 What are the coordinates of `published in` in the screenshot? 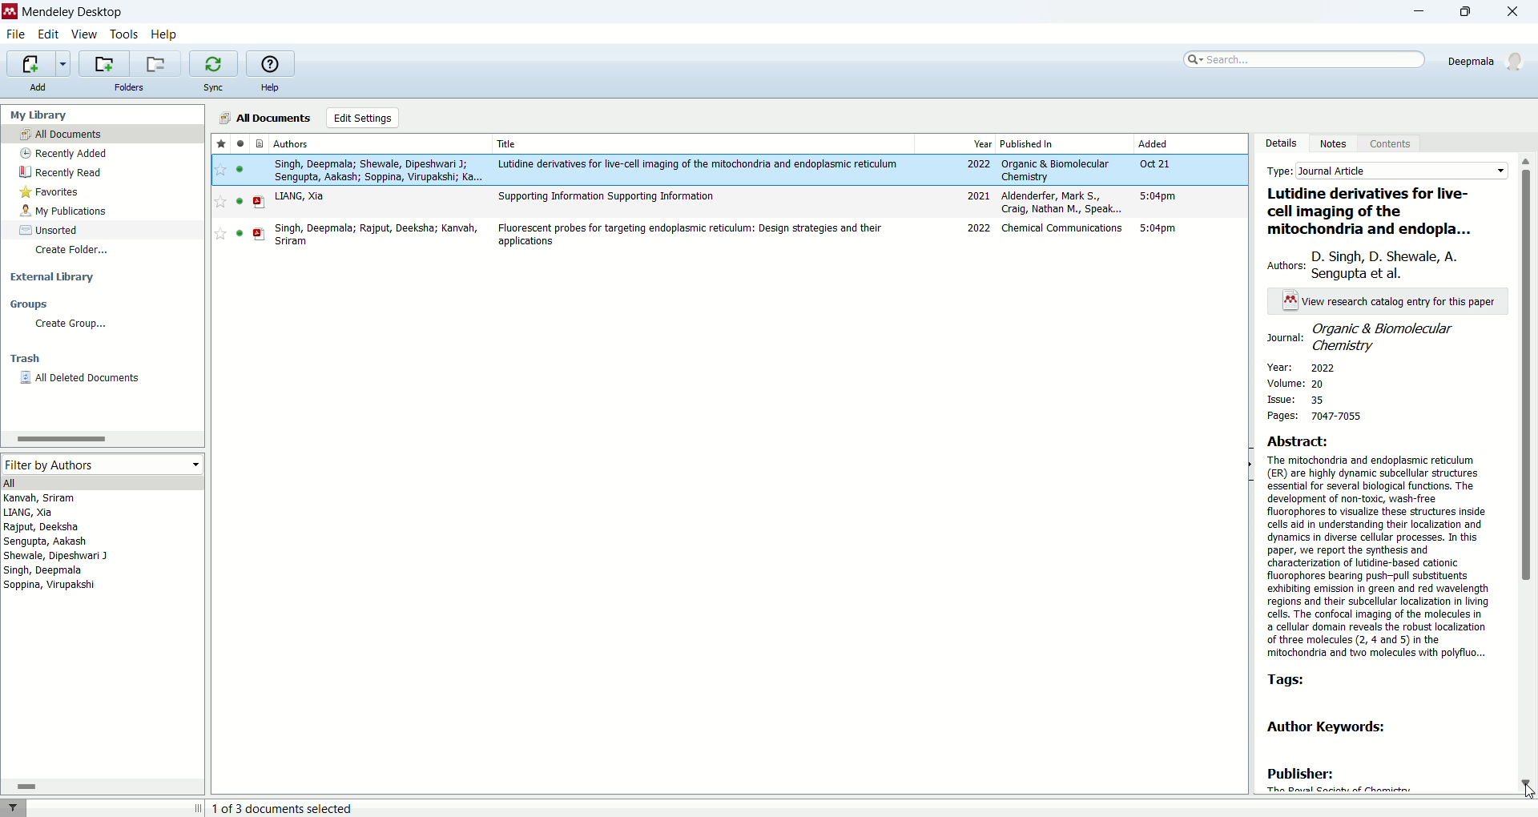 It's located at (1028, 143).